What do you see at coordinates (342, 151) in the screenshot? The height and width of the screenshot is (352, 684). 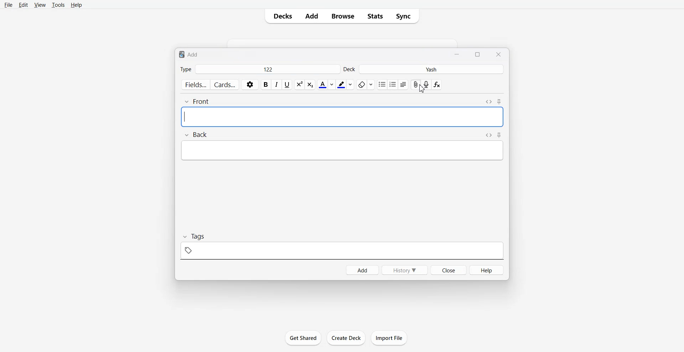 I see `text` at bounding box center [342, 151].